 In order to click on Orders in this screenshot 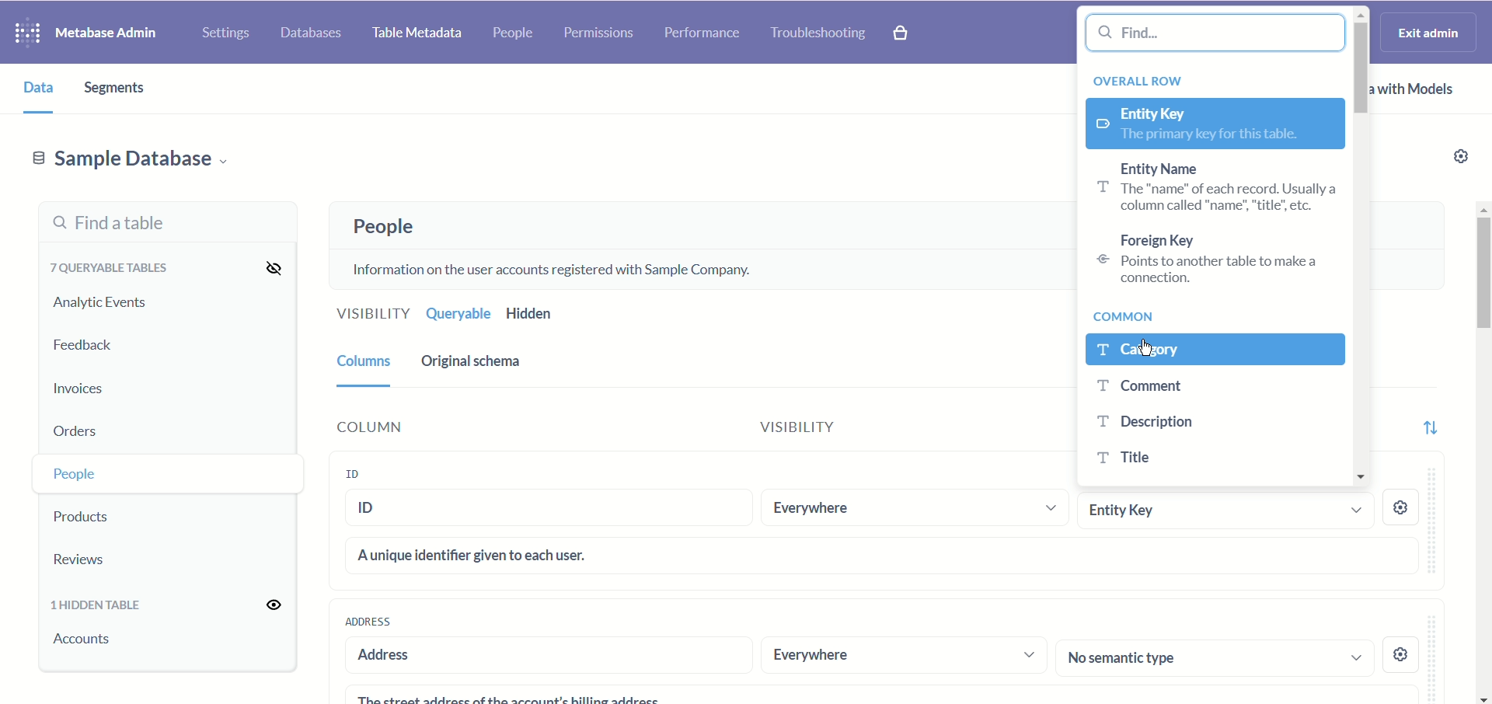, I will do `click(106, 427)`.